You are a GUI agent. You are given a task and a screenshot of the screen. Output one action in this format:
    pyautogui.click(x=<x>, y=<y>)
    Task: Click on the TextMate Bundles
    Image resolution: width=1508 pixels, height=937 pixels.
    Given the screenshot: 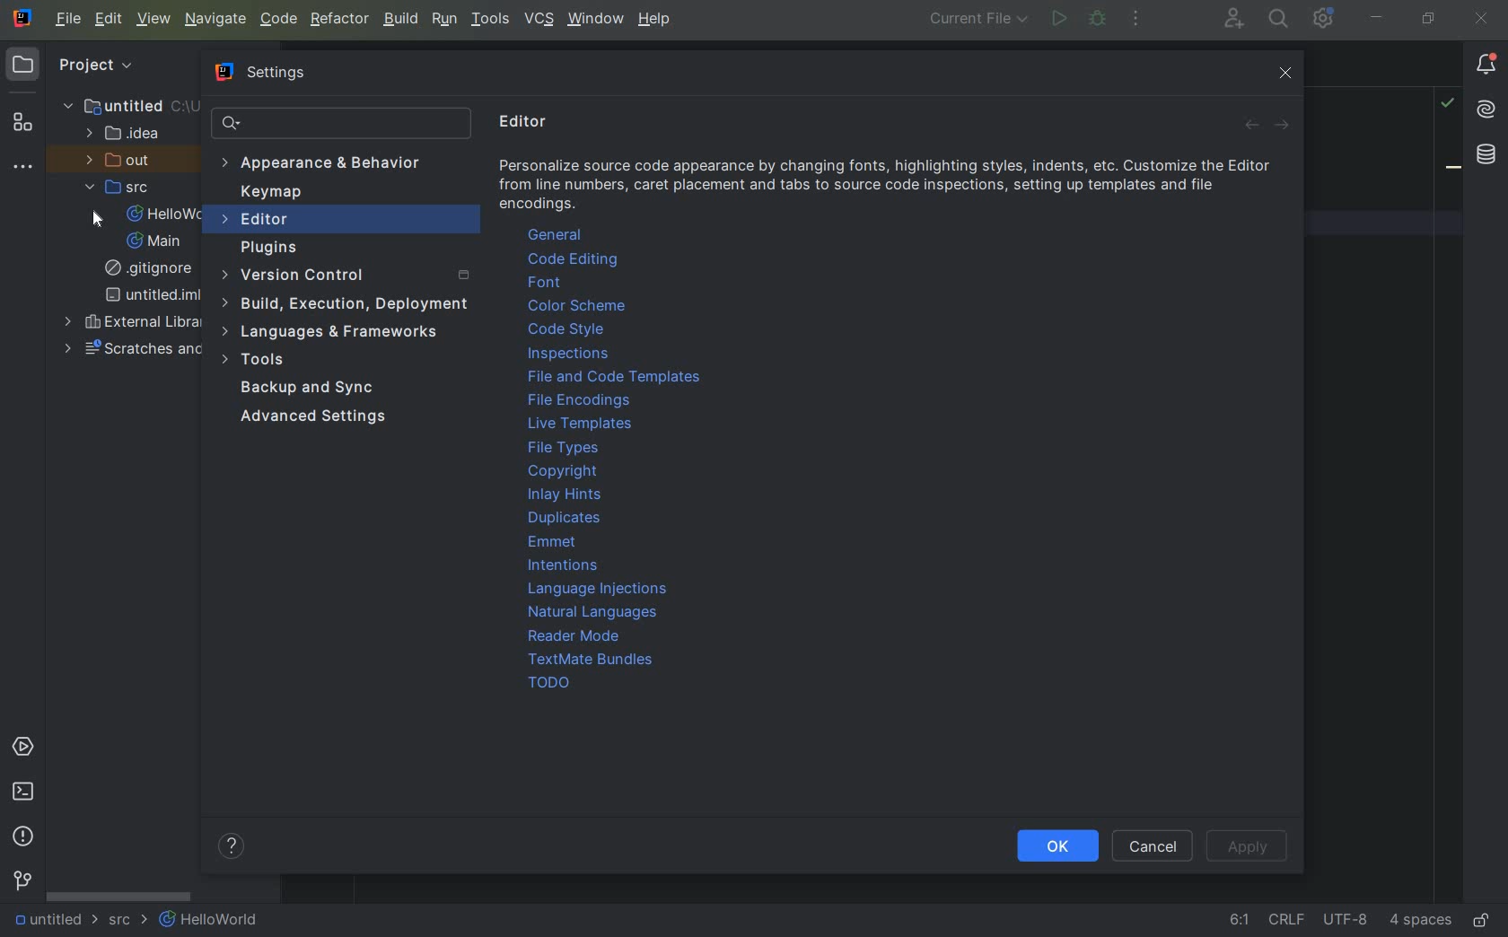 What is the action you would take?
    pyautogui.click(x=590, y=660)
    